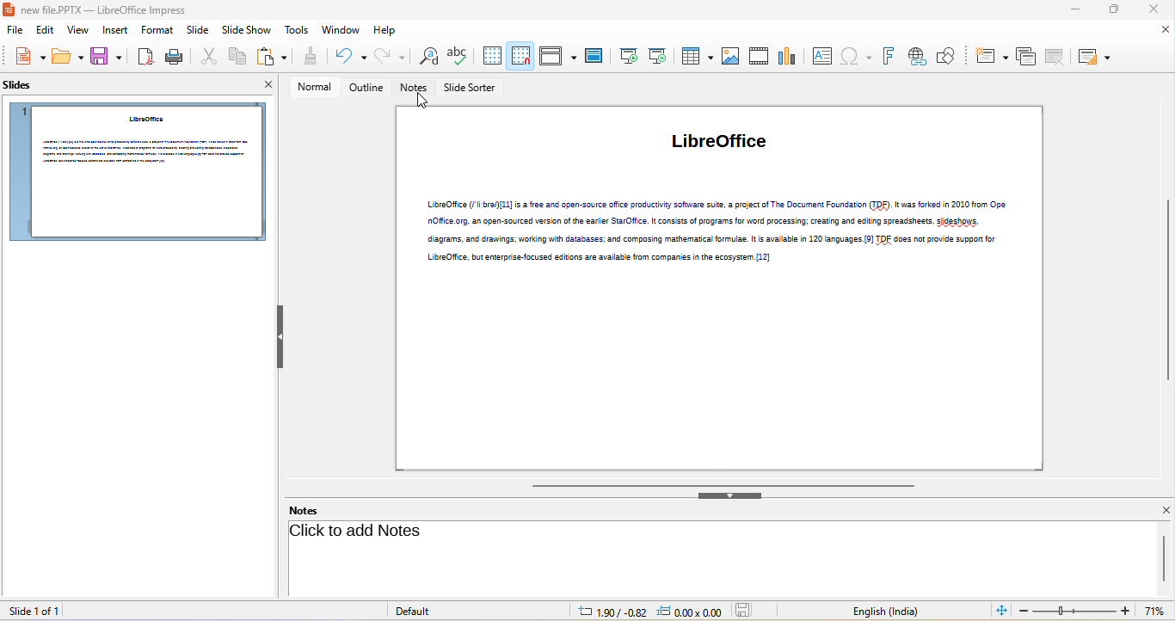 Image resolution: width=1175 pixels, height=621 pixels. I want to click on close, so click(1166, 30).